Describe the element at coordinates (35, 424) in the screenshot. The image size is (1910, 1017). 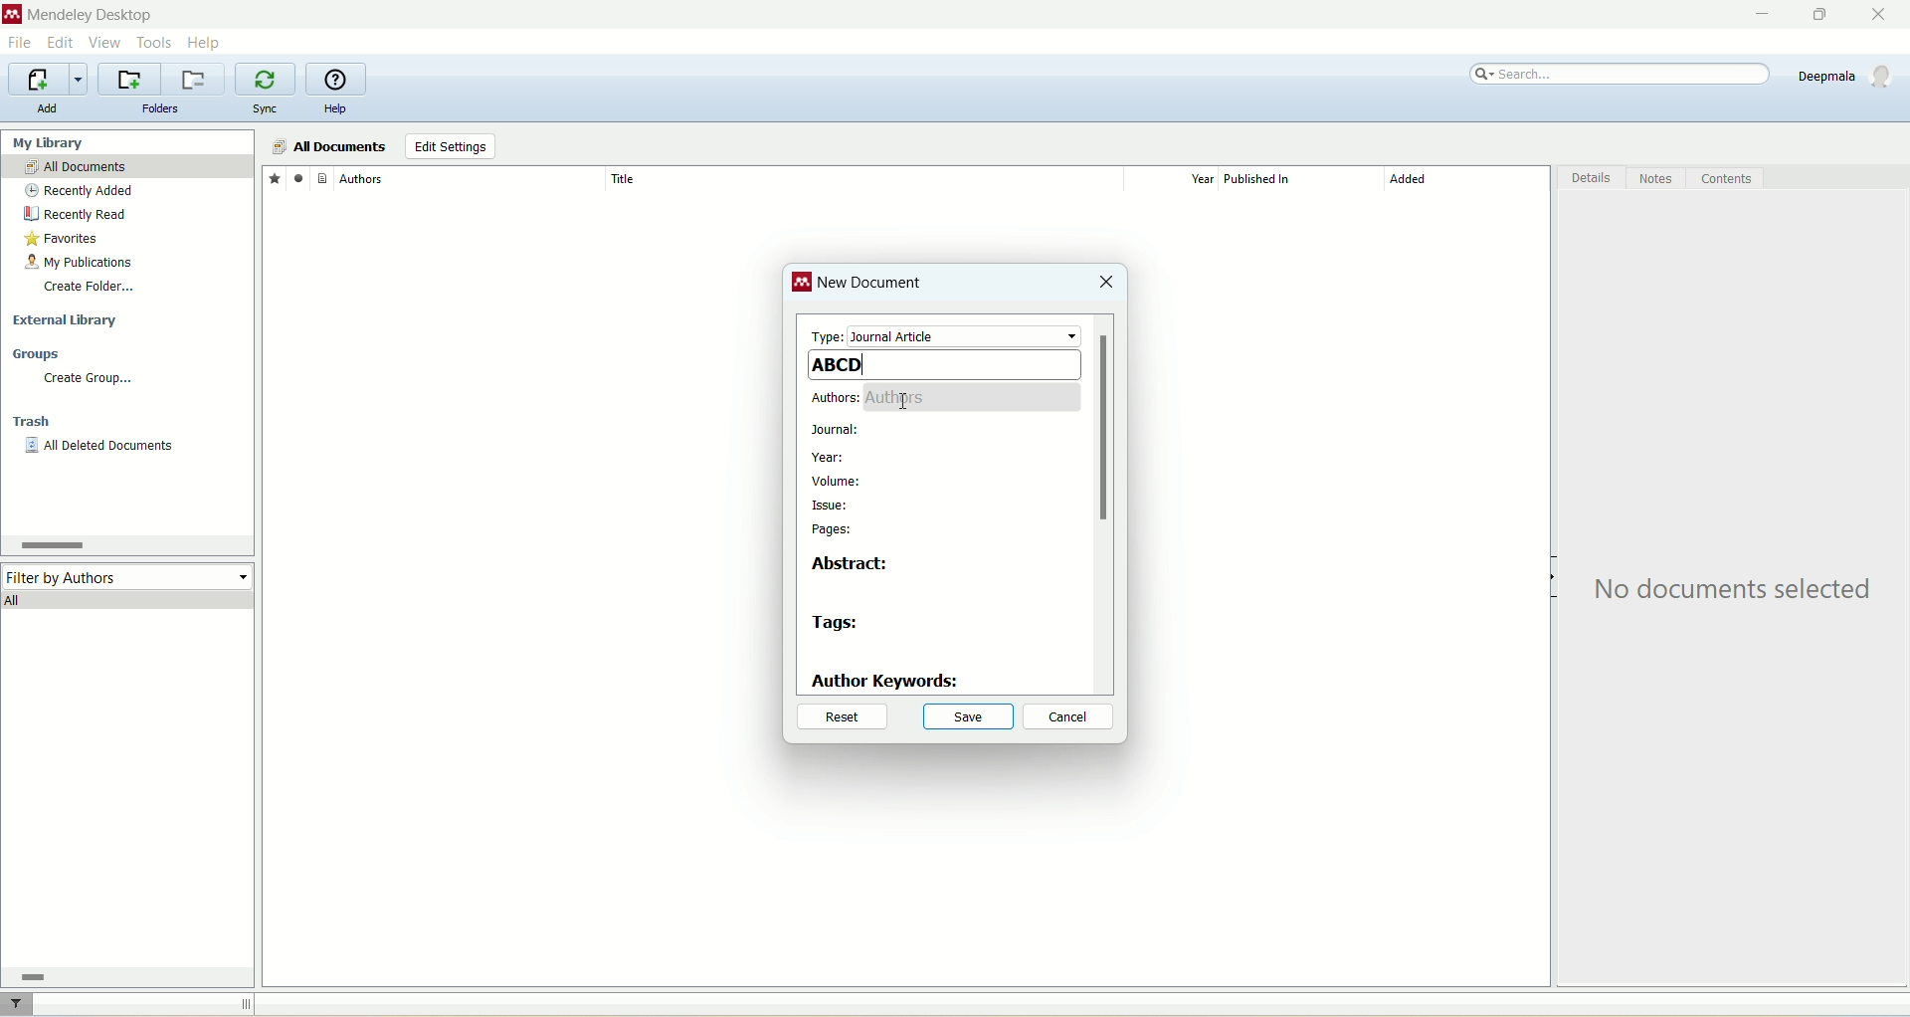
I see `trash` at that location.